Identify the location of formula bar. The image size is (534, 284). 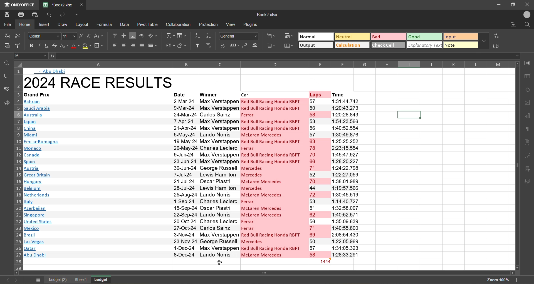
(283, 56).